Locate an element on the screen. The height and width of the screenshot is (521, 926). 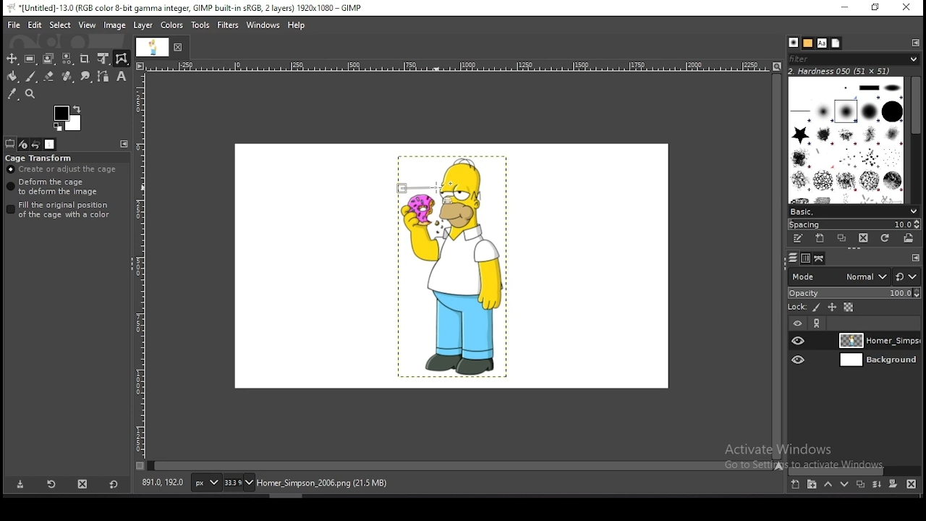
units is located at coordinates (205, 483).